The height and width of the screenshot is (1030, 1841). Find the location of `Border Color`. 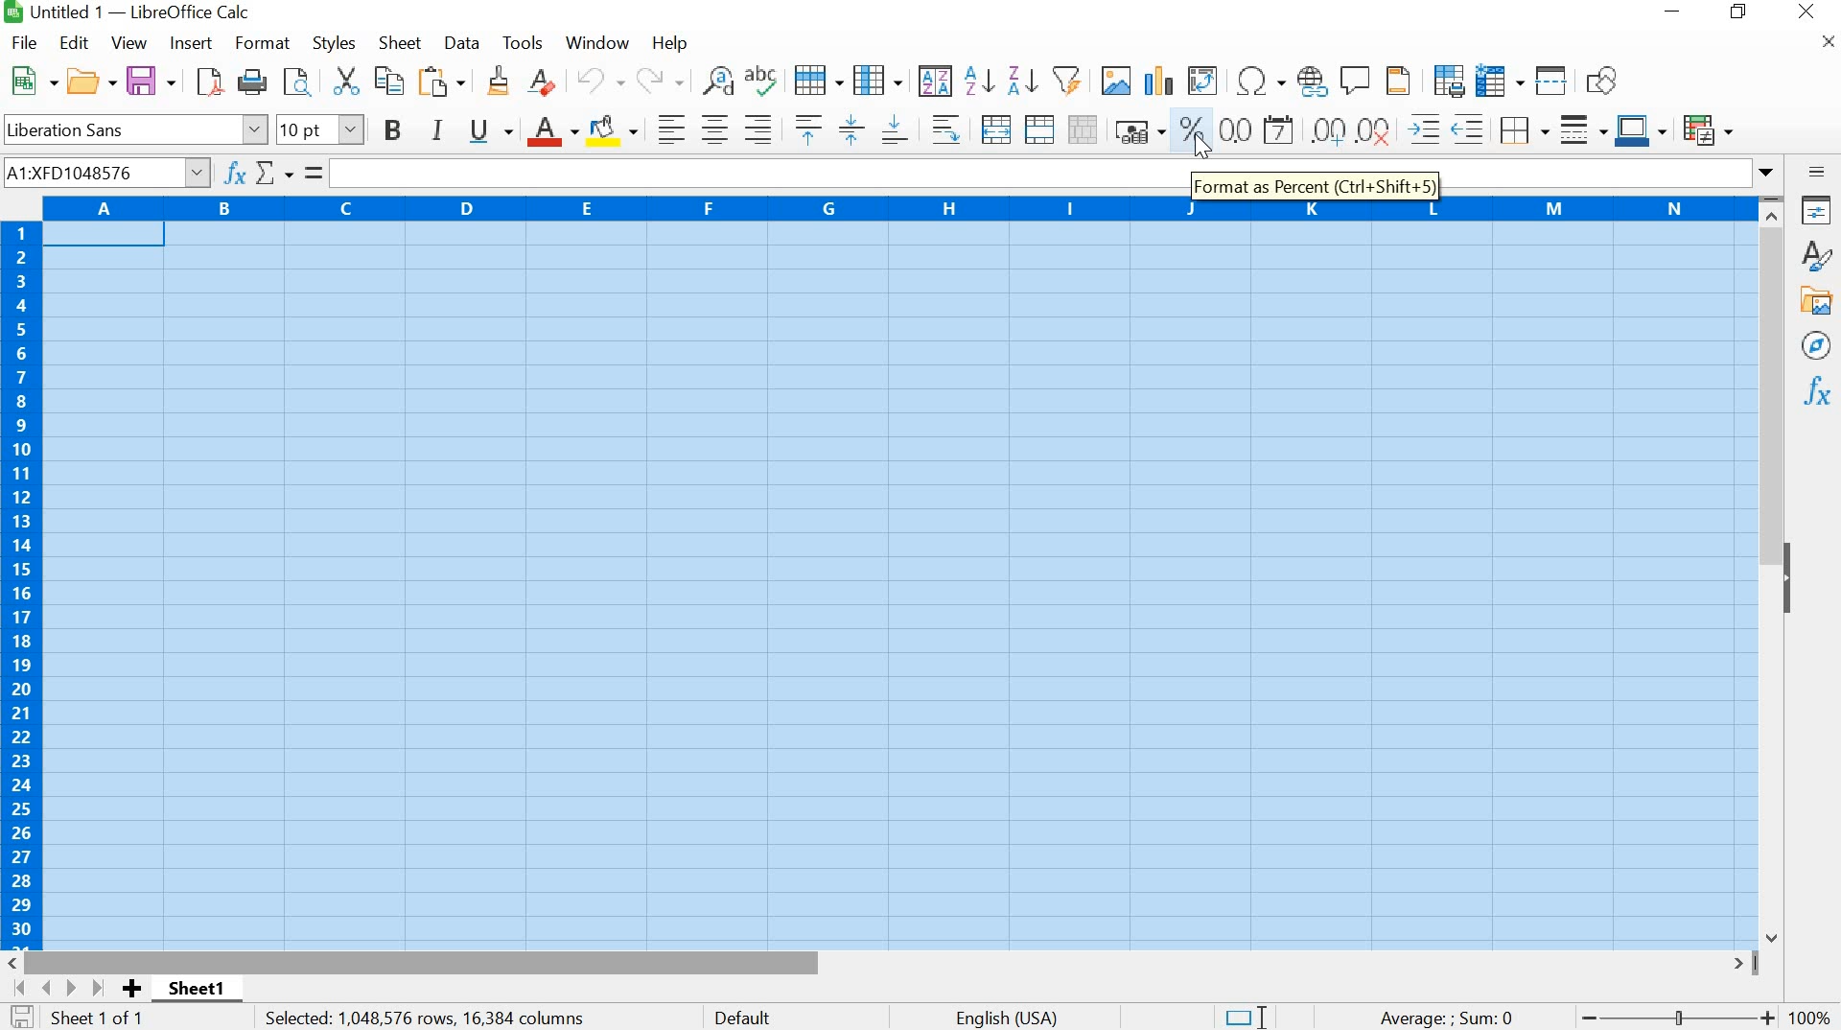

Border Color is located at coordinates (1641, 130).